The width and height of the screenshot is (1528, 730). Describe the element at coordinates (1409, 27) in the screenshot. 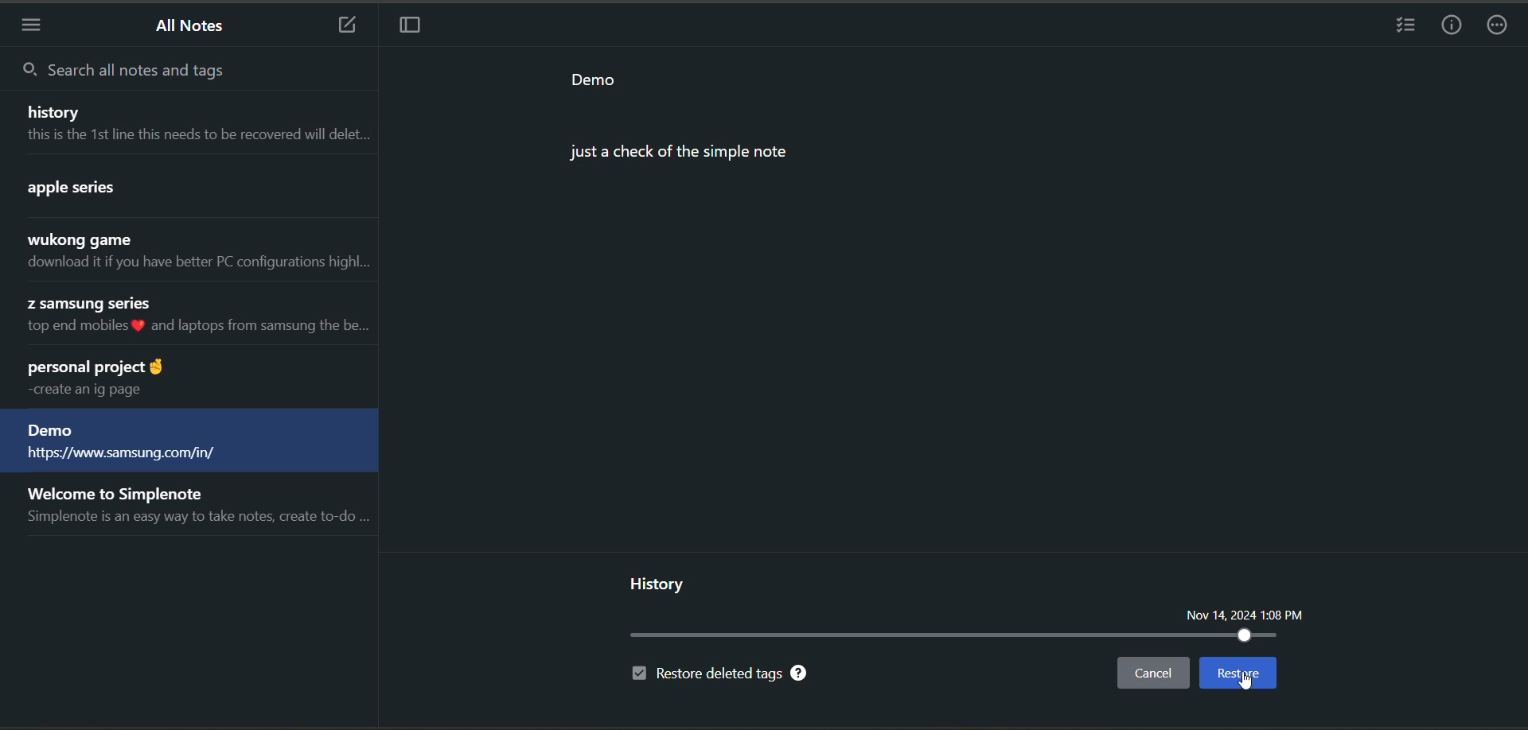

I see `insert checklist` at that location.